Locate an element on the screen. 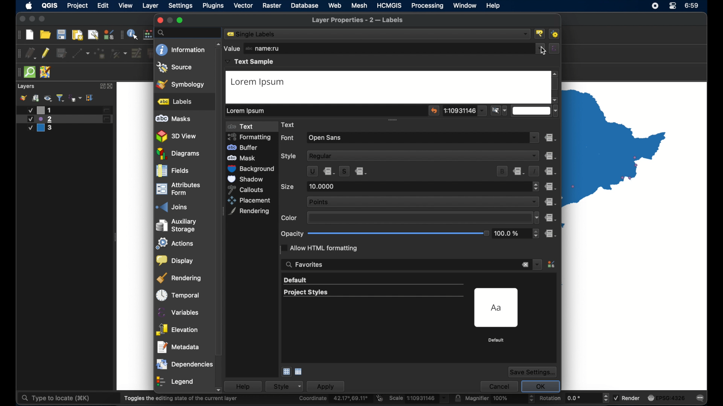 The height and width of the screenshot is (406, 723). rotation is located at coordinates (574, 397).